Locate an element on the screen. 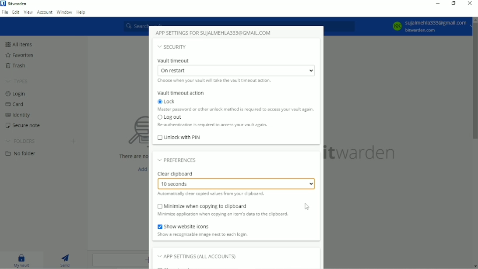 The width and height of the screenshot is (478, 269). No folder is located at coordinates (24, 153).